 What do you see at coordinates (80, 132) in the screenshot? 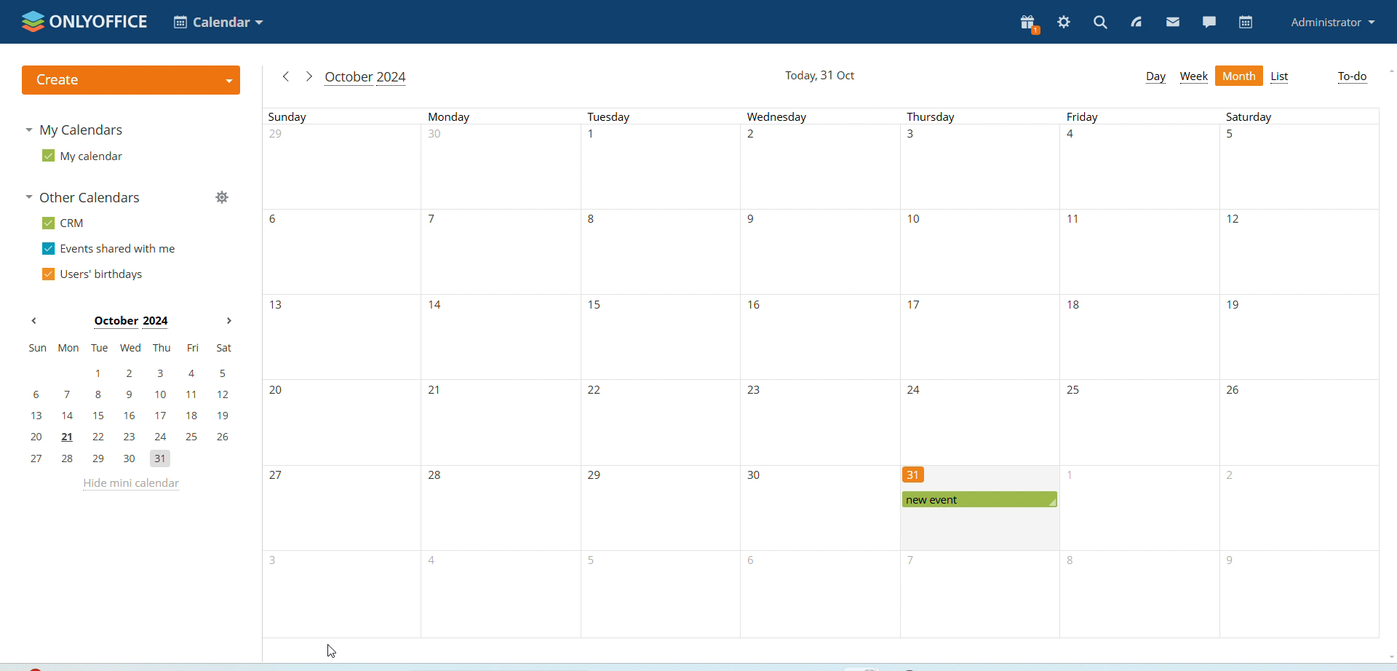
I see `my calendars` at bounding box center [80, 132].